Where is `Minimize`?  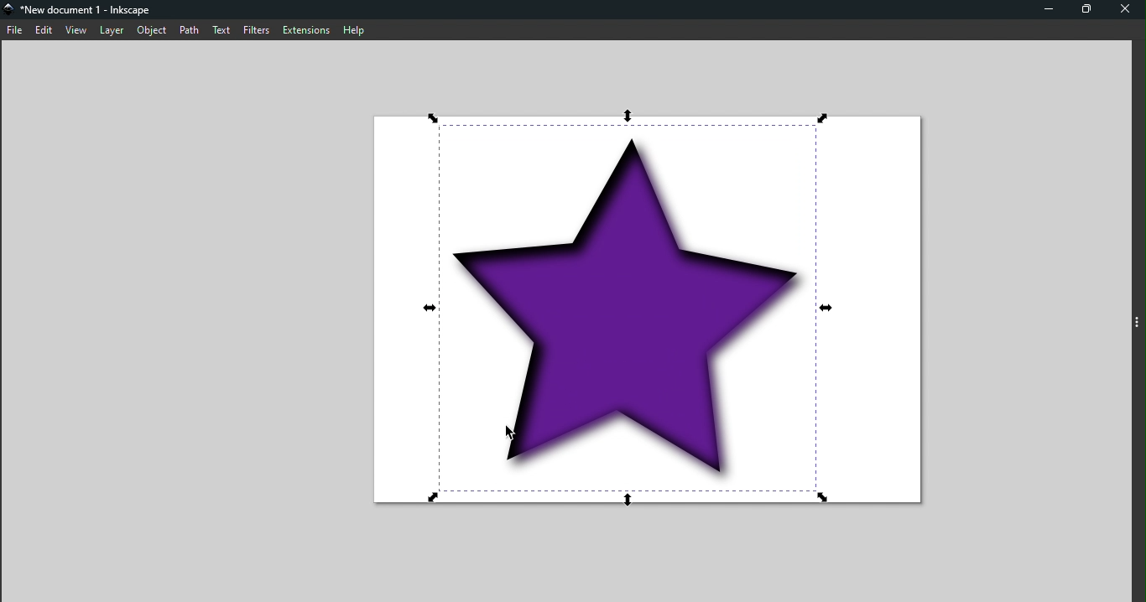
Minimize is located at coordinates (1043, 9).